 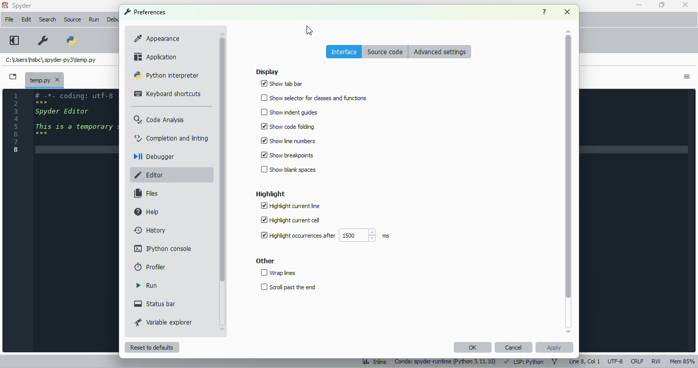 I want to click on UTF-8, so click(x=616, y=361).